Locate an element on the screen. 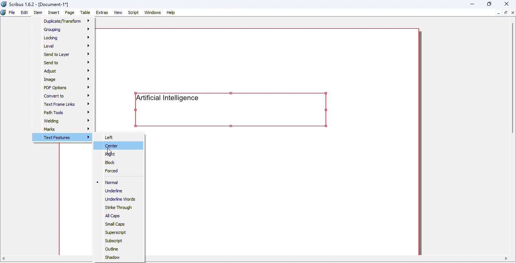  Minimize is located at coordinates (472, 4).